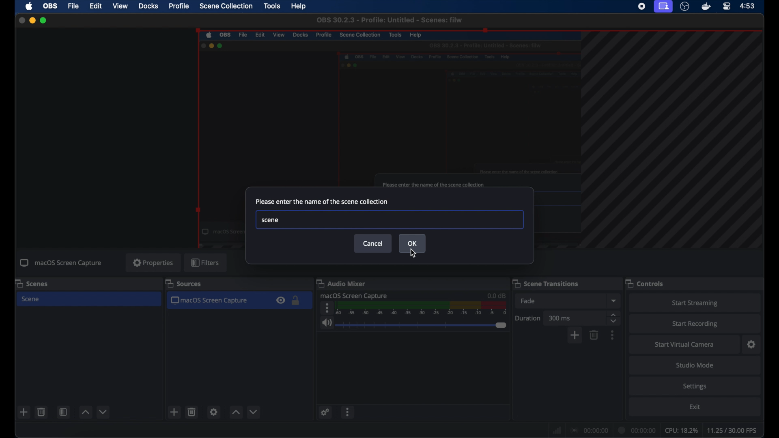 This screenshot has height=438, width=779. I want to click on scenes, so click(33, 283).